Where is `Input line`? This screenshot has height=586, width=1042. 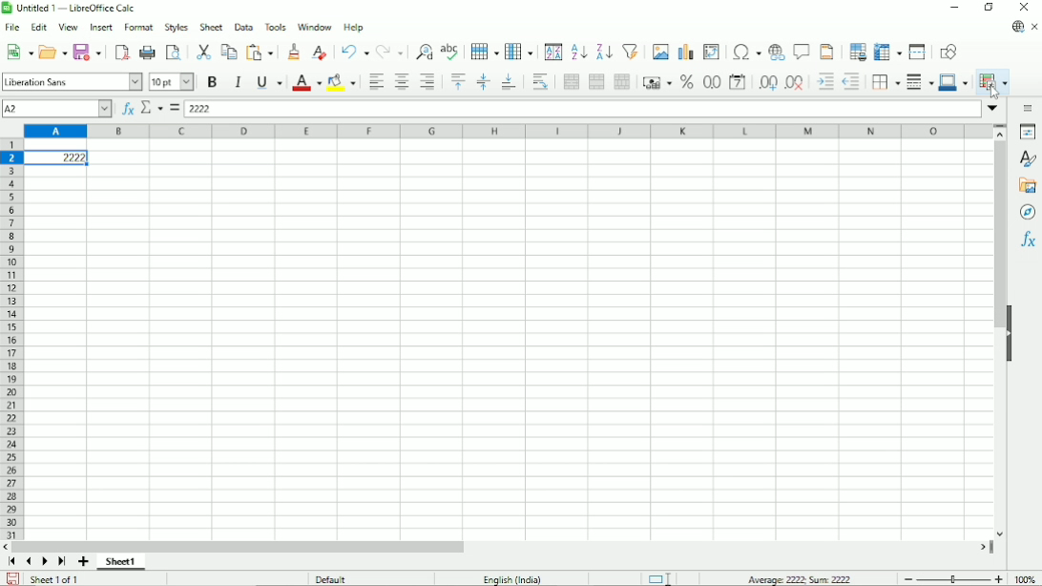
Input line is located at coordinates (582, 109).